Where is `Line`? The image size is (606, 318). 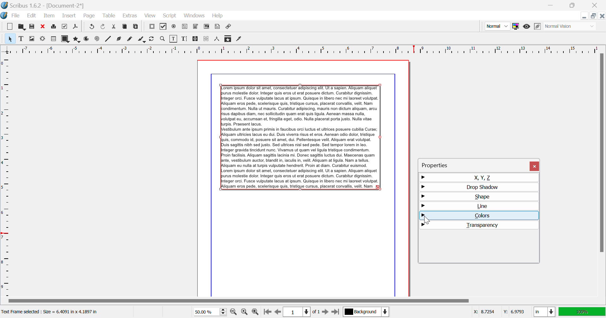
Line is located at coordinates (108, 39).